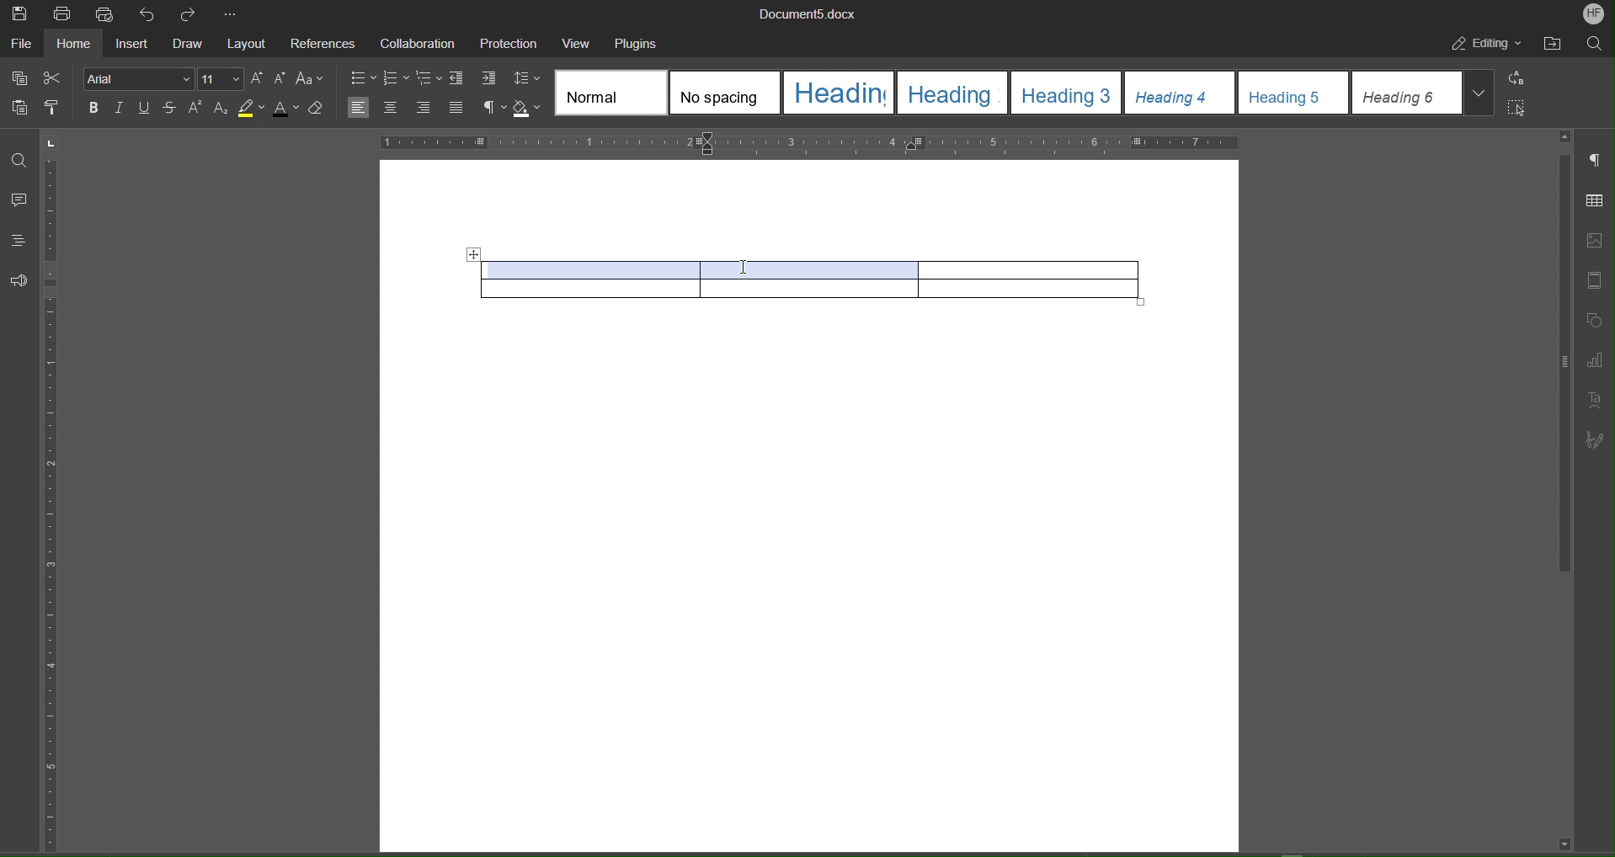 The height and width of the screenshot is (857, 1615). Describe the element at coordinates (94, 109) in the screenshot. I see `Bold` at that location.